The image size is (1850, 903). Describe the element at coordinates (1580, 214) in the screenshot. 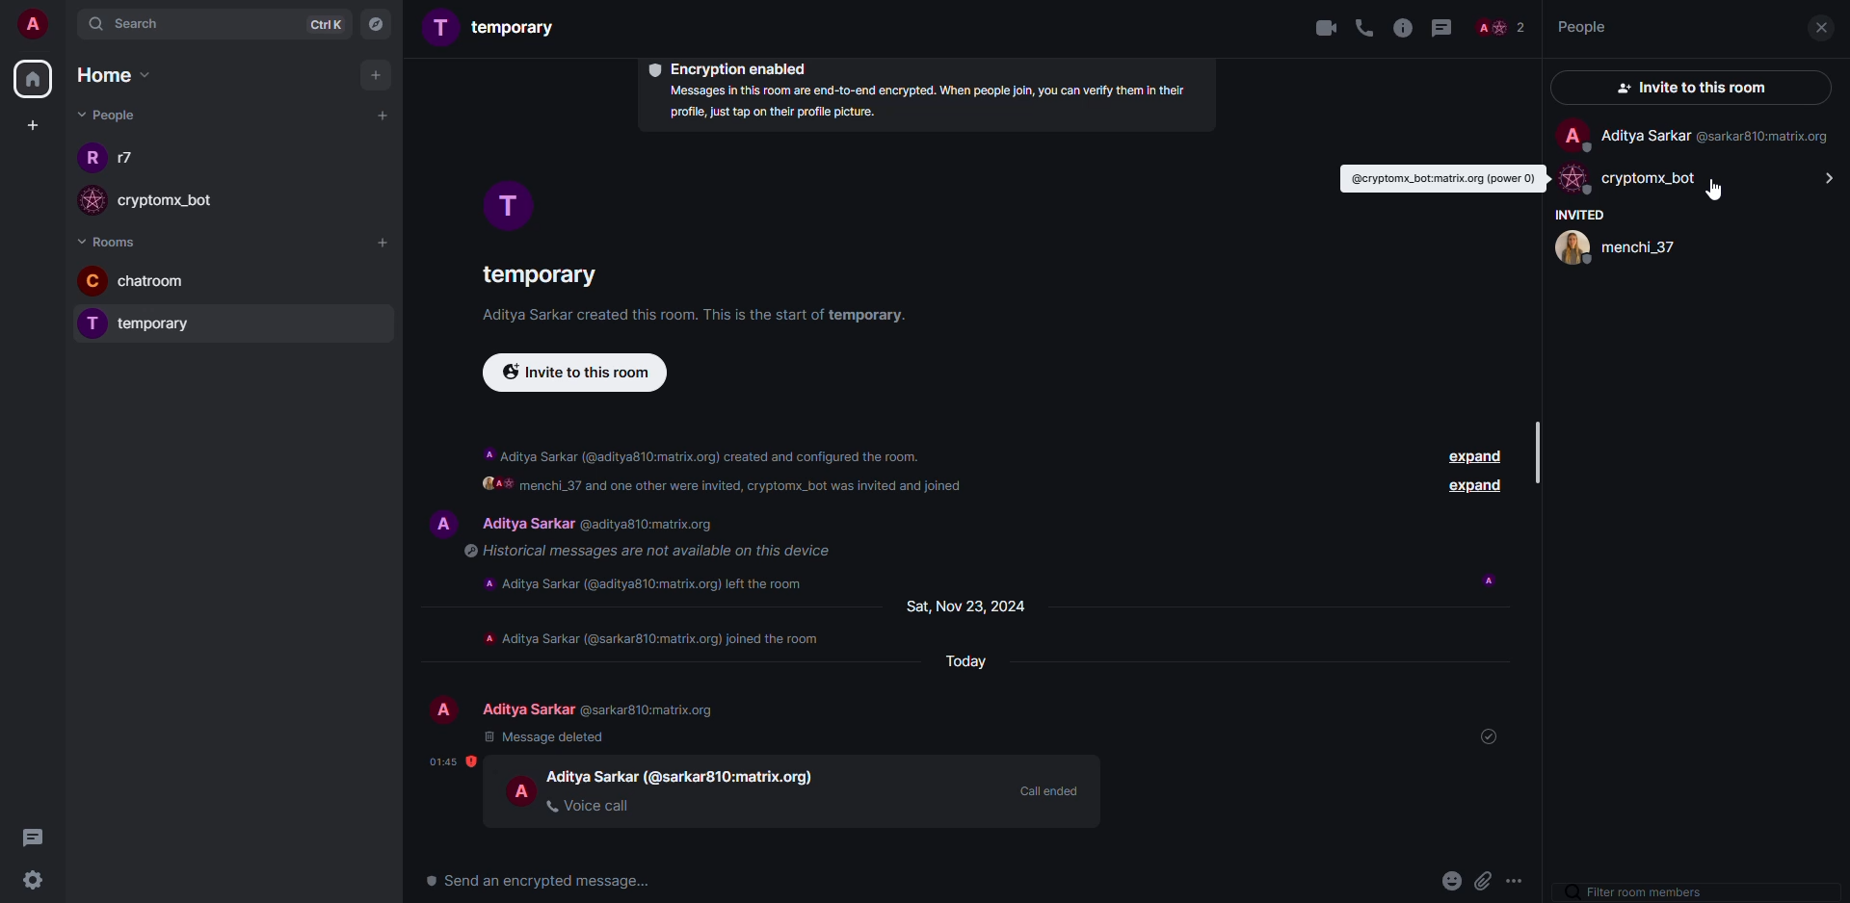

I see `invited` at that location.